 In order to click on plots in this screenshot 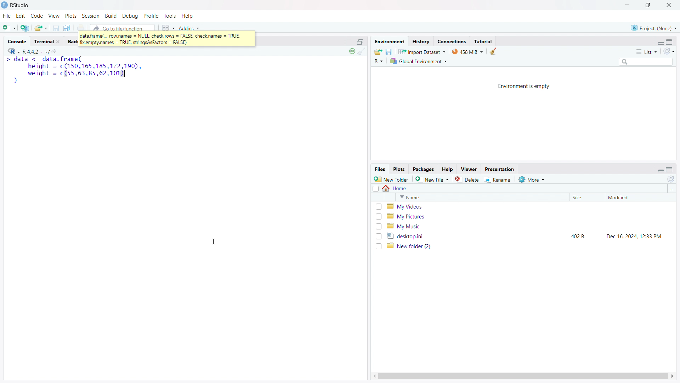, I will do `click(399, 170)`.